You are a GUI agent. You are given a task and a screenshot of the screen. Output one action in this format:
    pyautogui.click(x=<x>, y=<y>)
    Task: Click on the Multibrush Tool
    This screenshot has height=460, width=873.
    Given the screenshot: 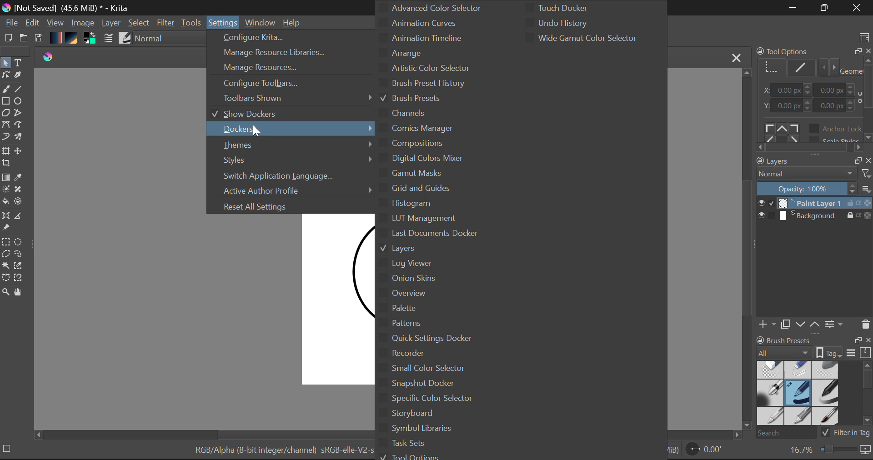 What is the action you would take?
    pyautogui.click(x=22, y=139)
    